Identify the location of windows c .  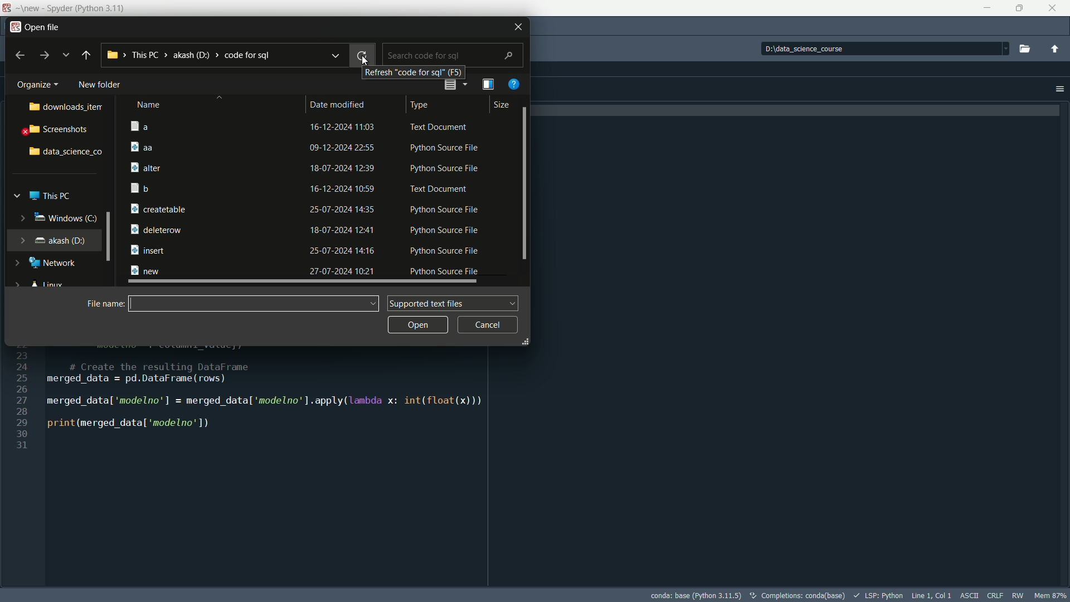
(62, 217).